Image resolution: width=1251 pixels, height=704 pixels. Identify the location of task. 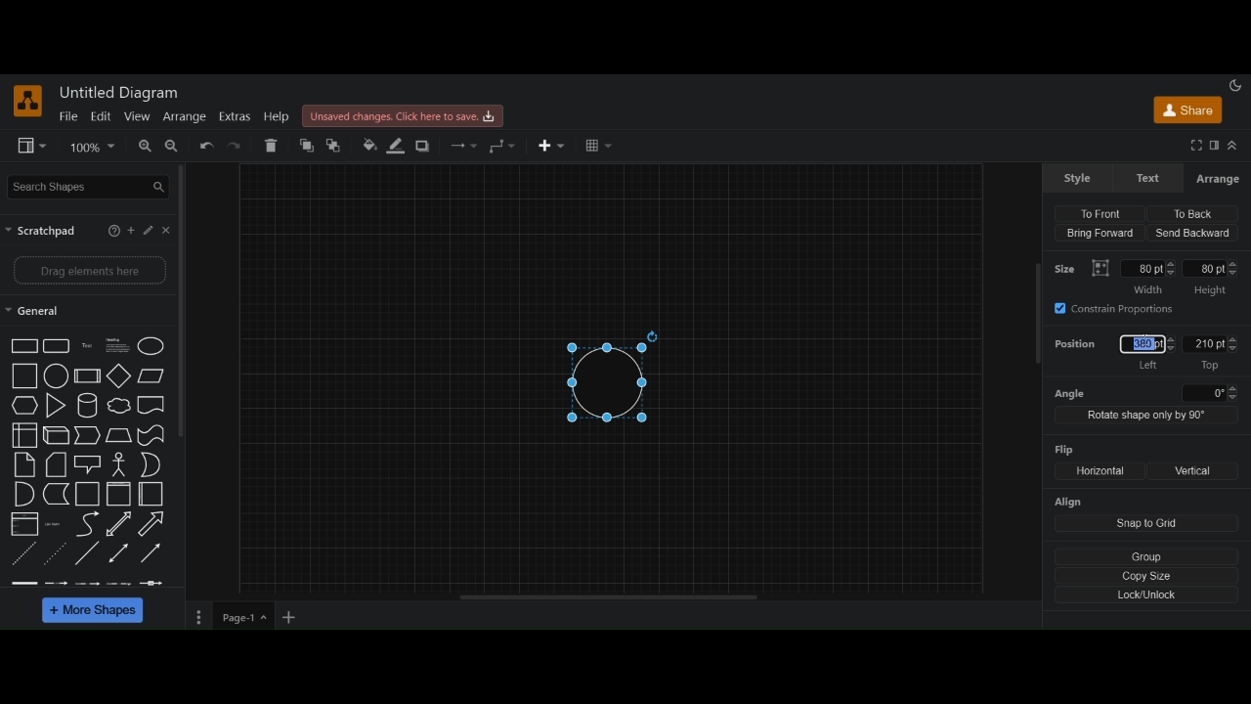
(89, 345).